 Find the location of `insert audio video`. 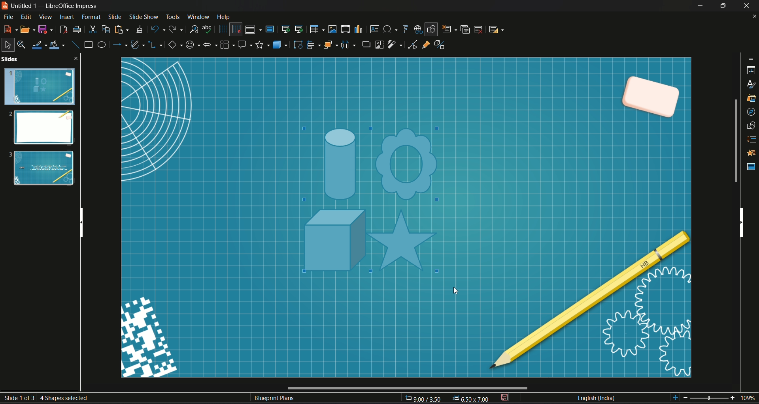

insert audio video is located at coordinates (345, 29).